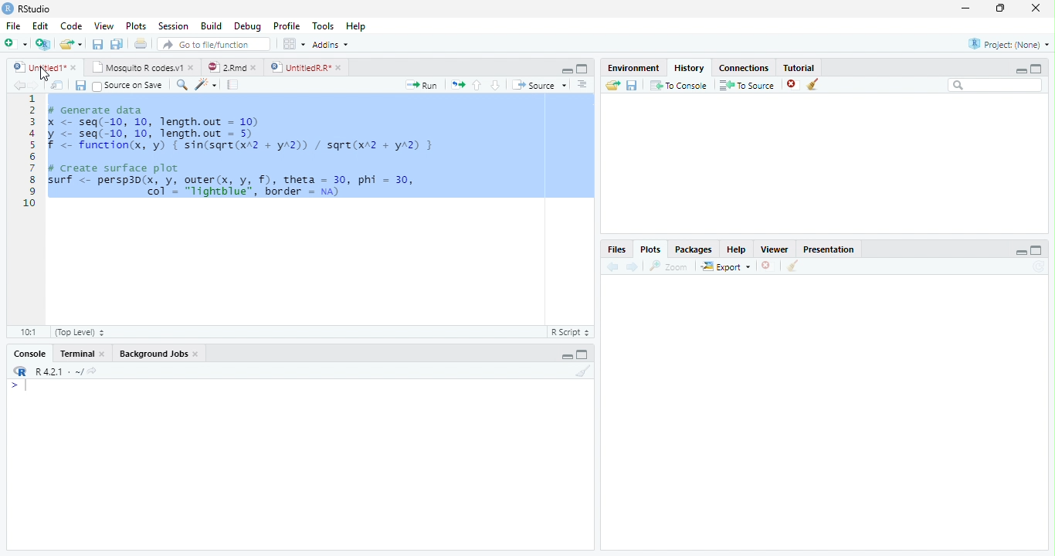 The image size is (1055, 556). Describe the element at coordinates (70, 25) in the screenshot. I see `Code` at that location.